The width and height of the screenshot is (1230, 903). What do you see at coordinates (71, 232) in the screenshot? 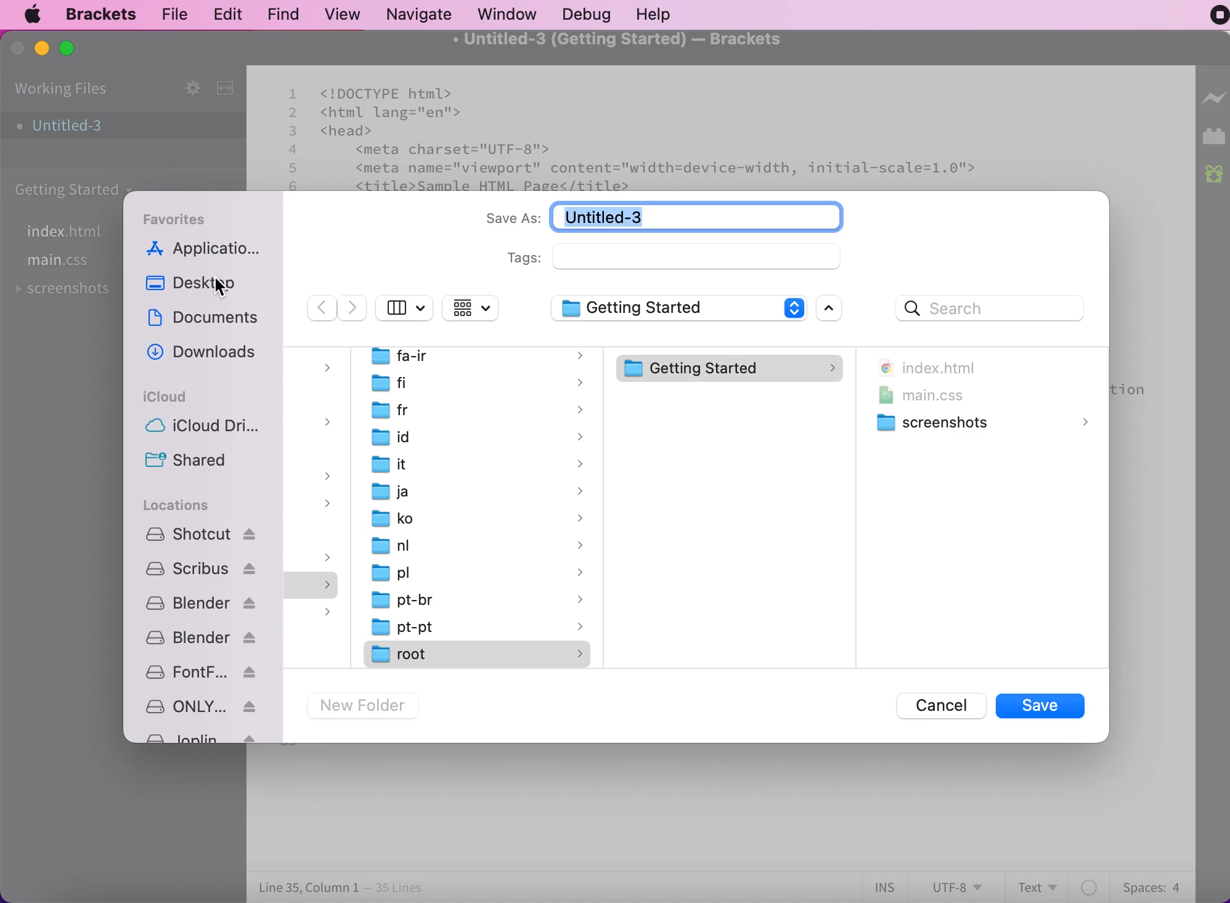
I see `file index.html` at bounding box center [71, 232].